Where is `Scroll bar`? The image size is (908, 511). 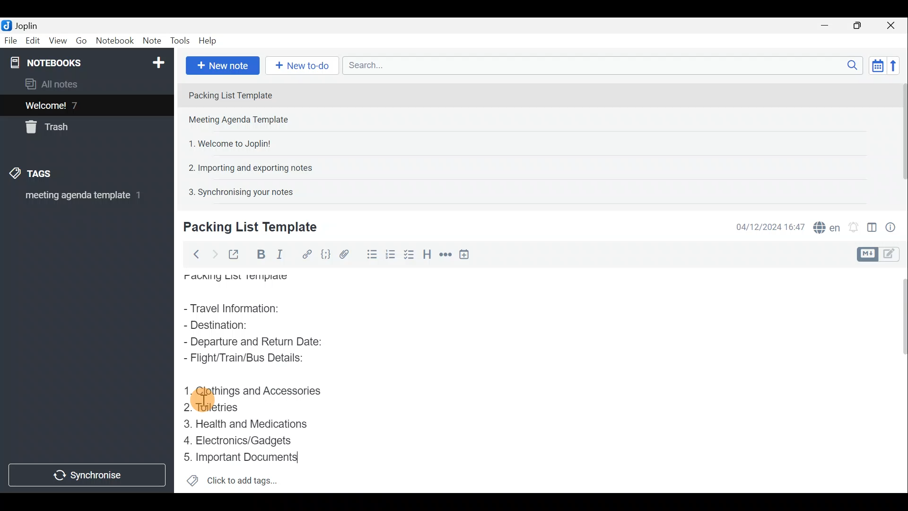 Scroll bar is located at coordinates (899, 138).